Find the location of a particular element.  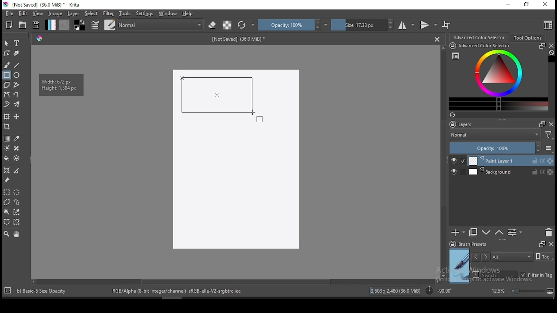

gradient fill is located at coordinates (50, 25).